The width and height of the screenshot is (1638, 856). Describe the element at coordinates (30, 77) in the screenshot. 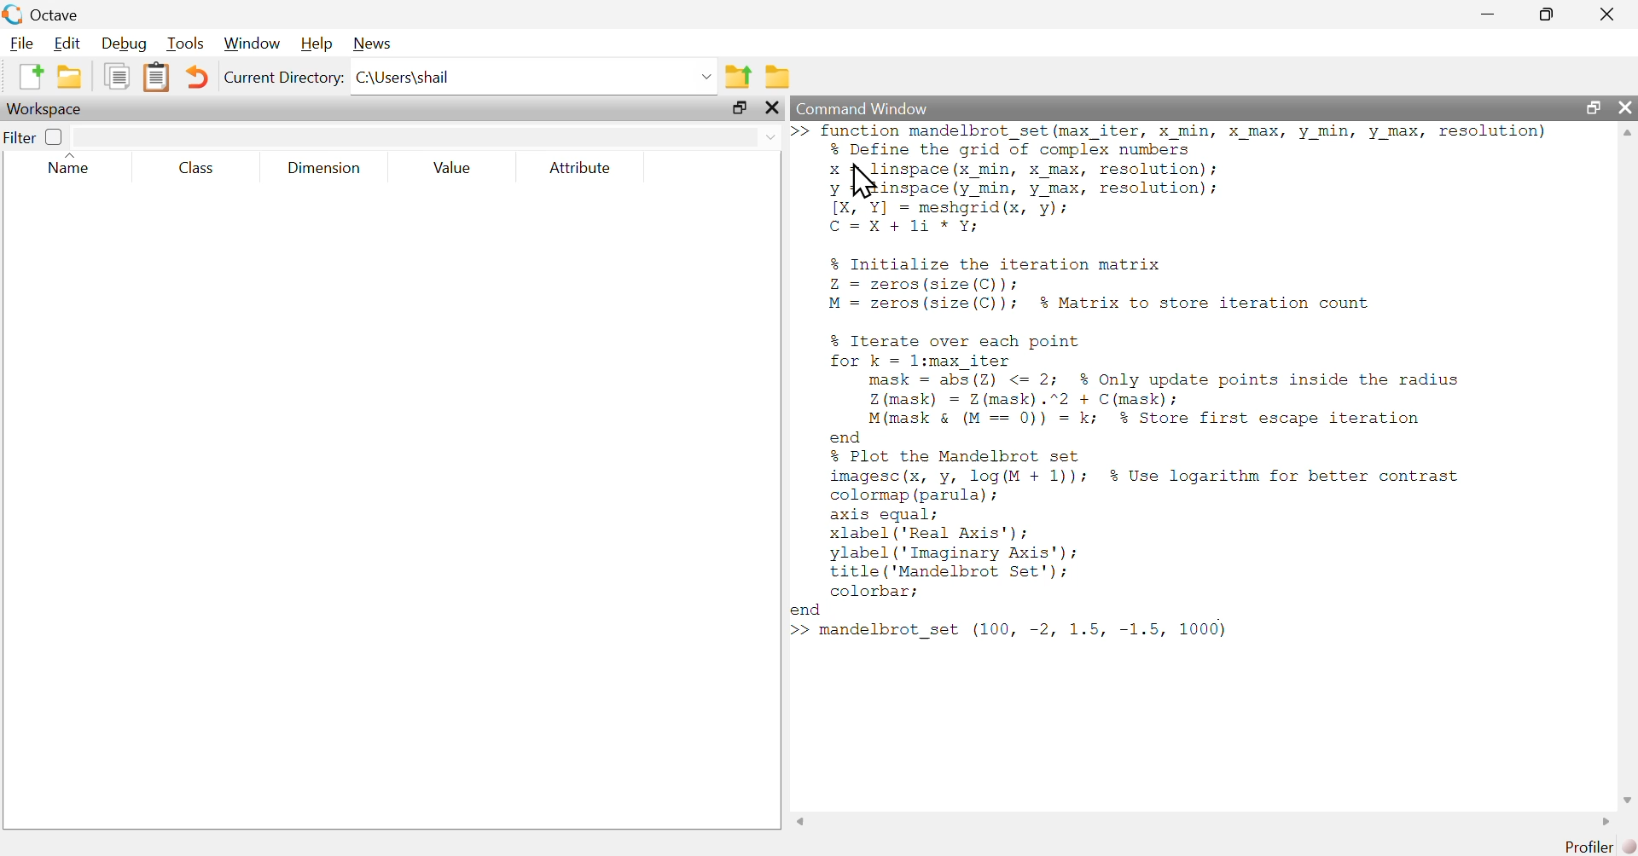

I see `New script` at that location.